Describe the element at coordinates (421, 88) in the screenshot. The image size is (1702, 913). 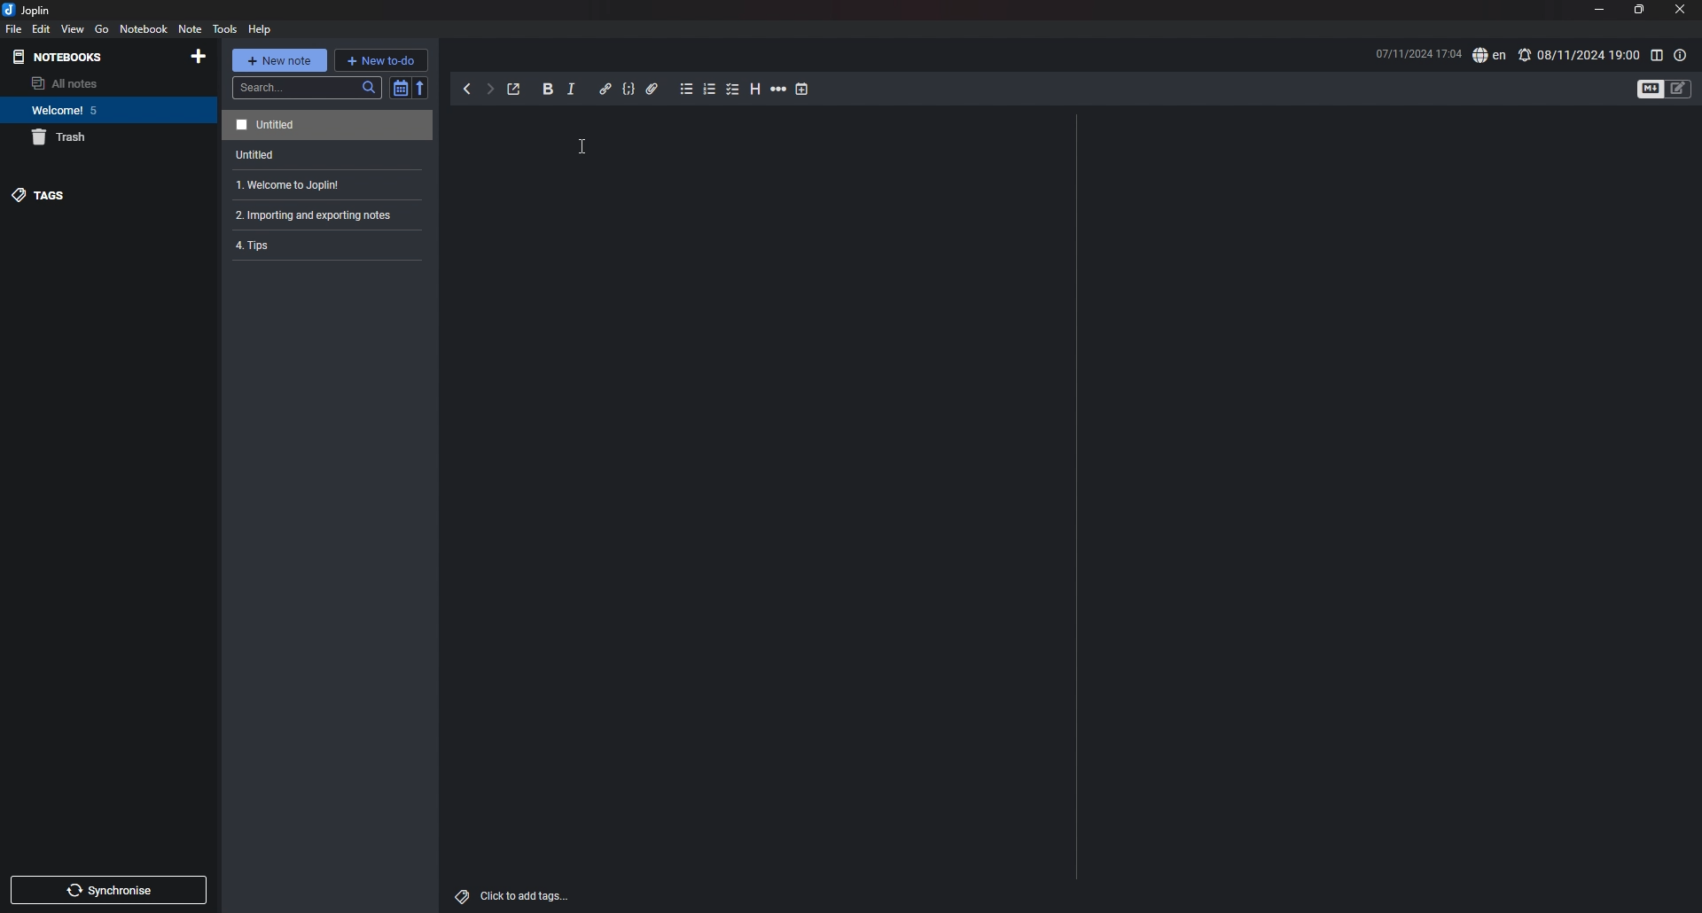
I see `reverse sort order` at that location.